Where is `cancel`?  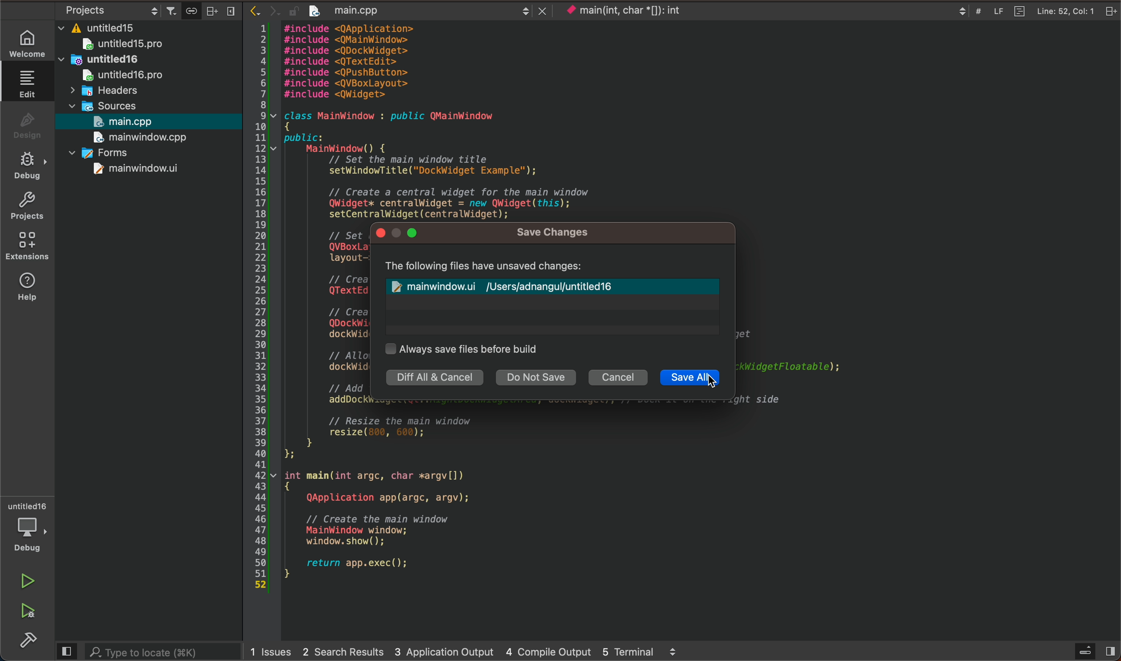 cancel is located at coordinates (618, 378).